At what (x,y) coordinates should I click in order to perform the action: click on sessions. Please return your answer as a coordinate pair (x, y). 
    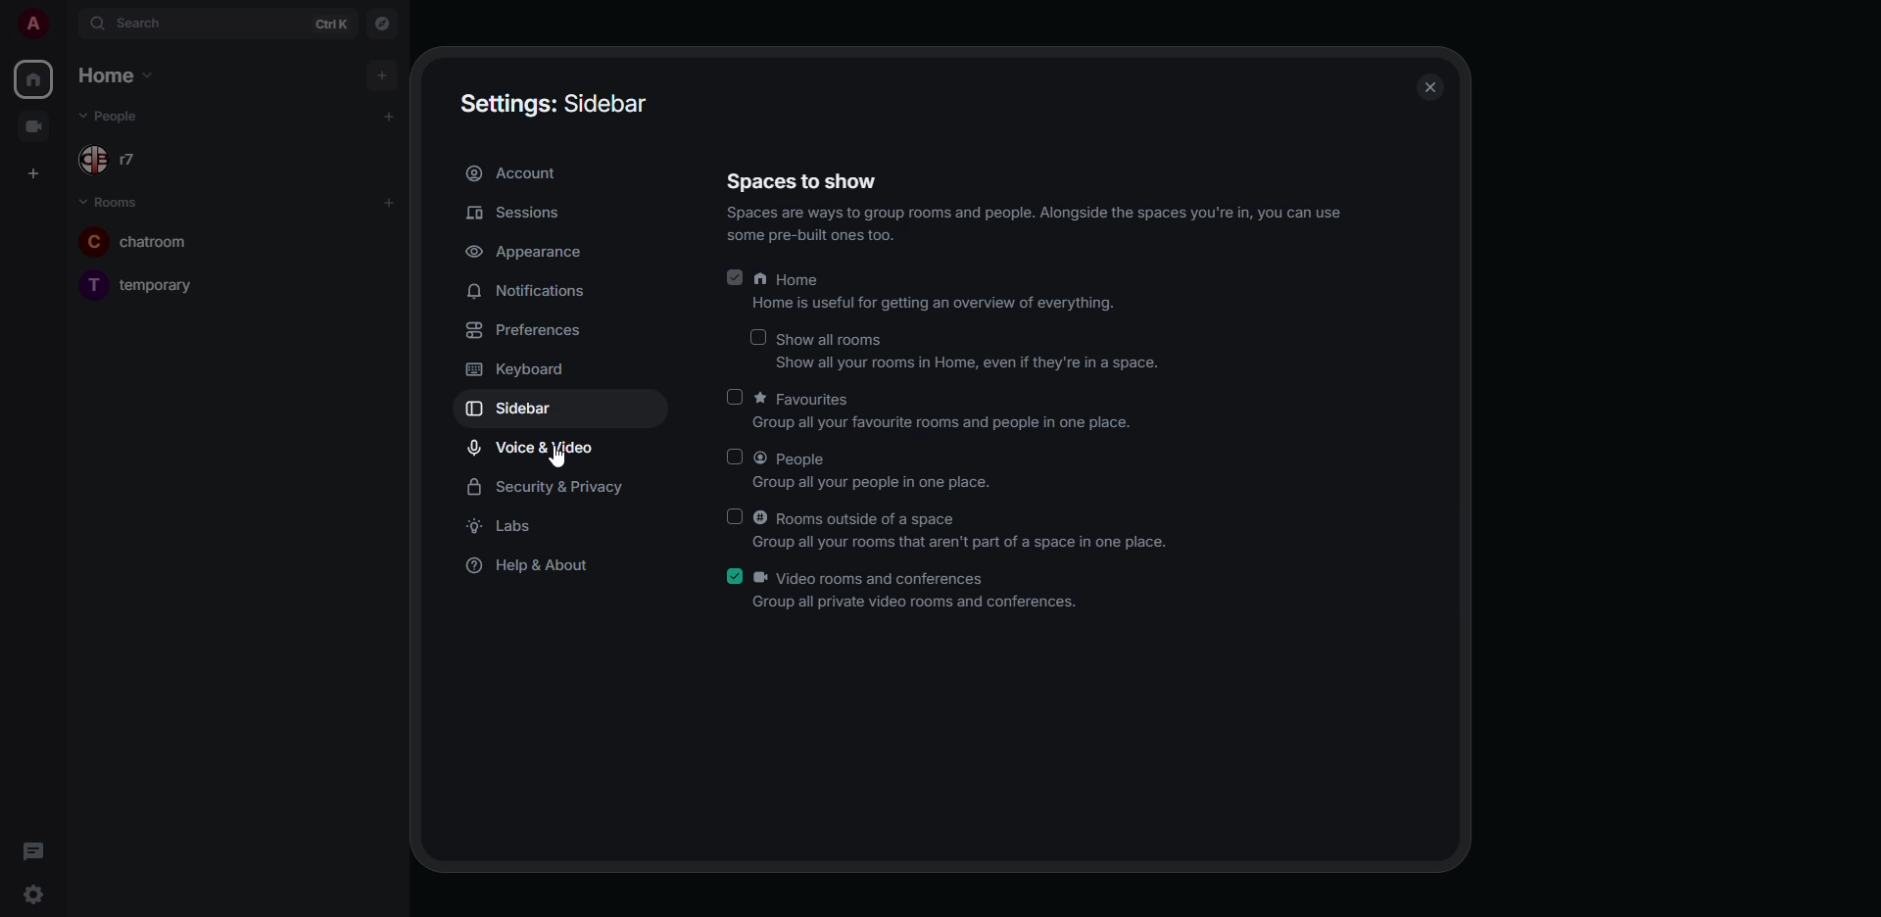
    Looking at the image, I should click on (517, 215).